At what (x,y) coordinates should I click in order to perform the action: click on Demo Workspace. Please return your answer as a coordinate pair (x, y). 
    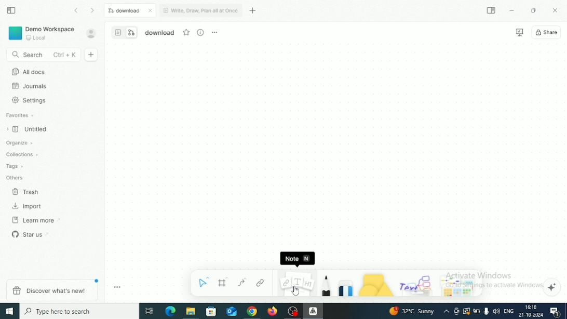
    Looking at the image, I should click on (41, 34).